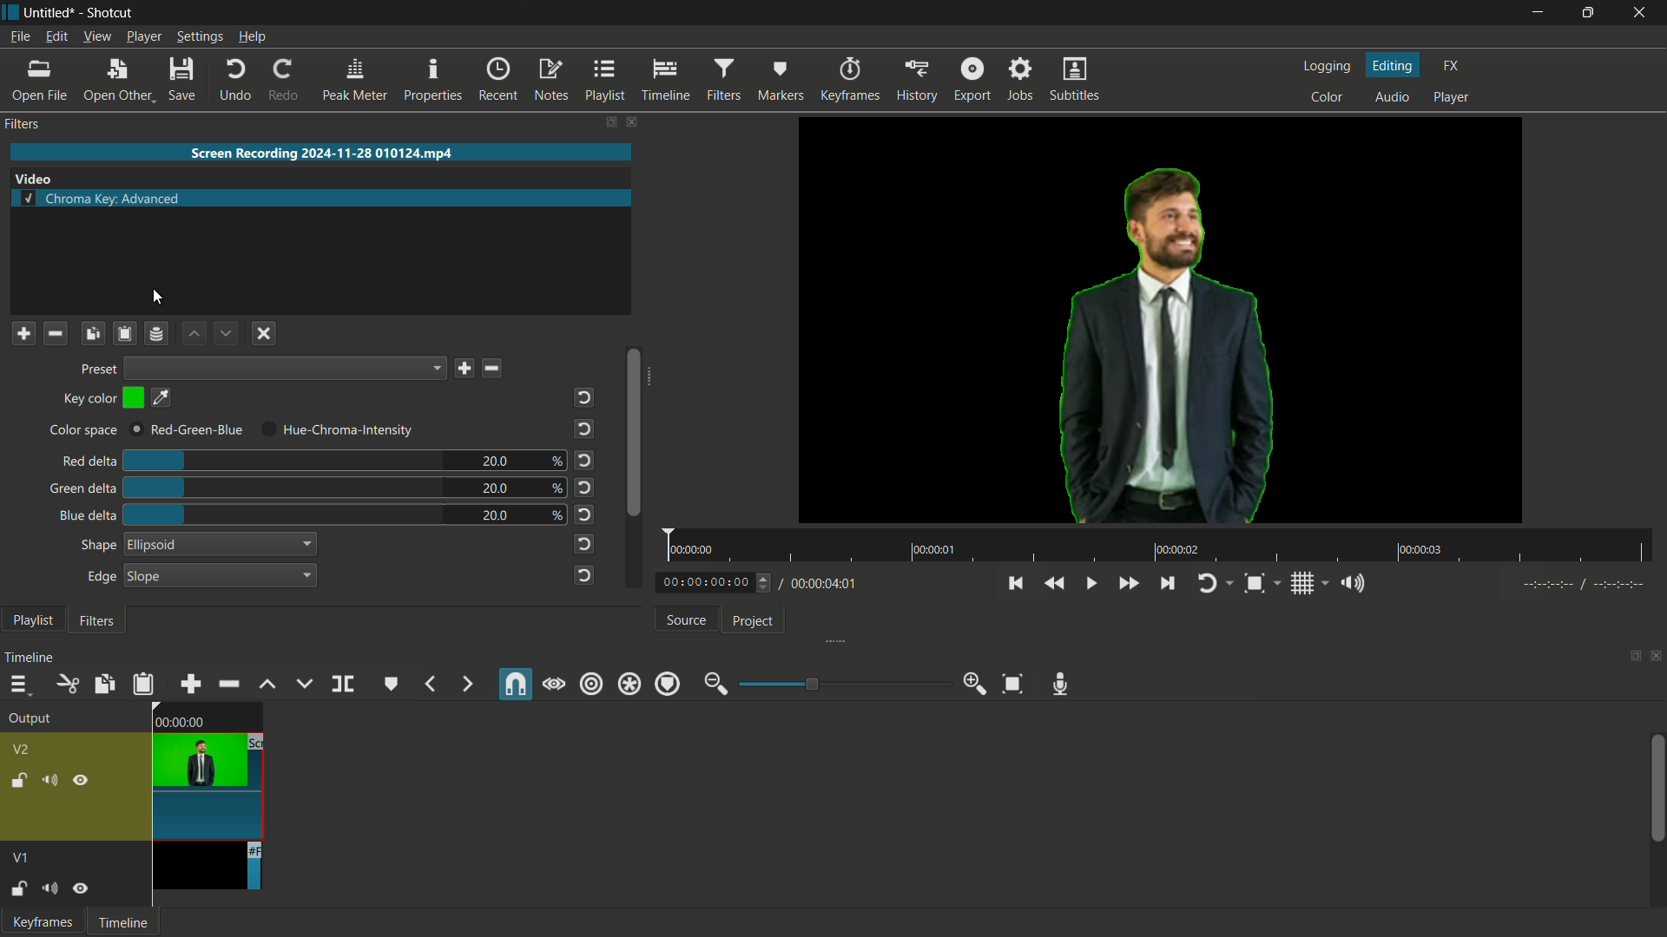 The image size is (1667, 937). What do you see at coordinates (143, 36) in the screenshot?
I see `player menu` at bounding box center [143, 36].